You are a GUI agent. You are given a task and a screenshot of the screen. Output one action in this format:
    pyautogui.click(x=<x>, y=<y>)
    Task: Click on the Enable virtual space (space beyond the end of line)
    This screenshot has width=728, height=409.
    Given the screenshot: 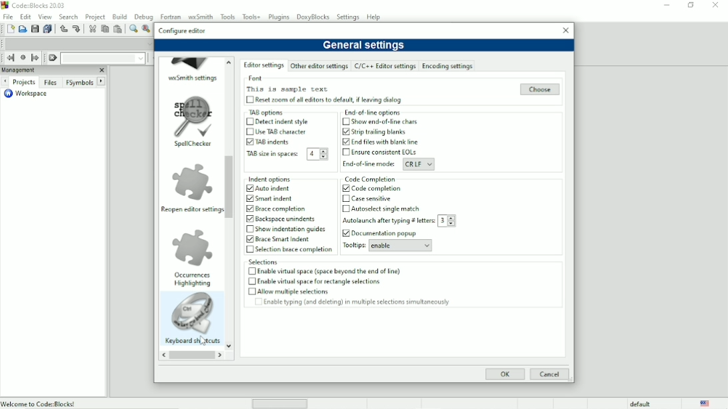 What is the action you would take?
    pyautogui.click(x=330, y=271)
    